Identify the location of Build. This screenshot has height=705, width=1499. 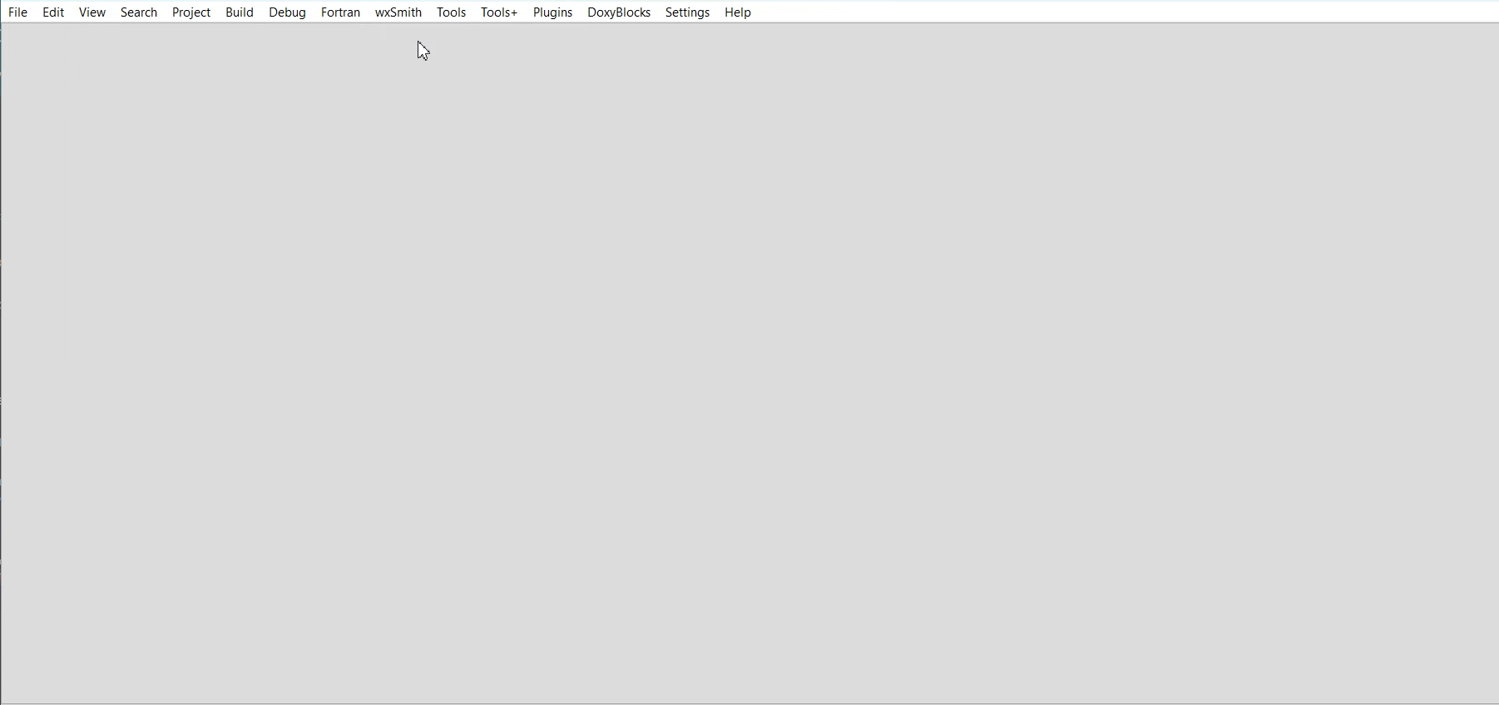
(239, 12).